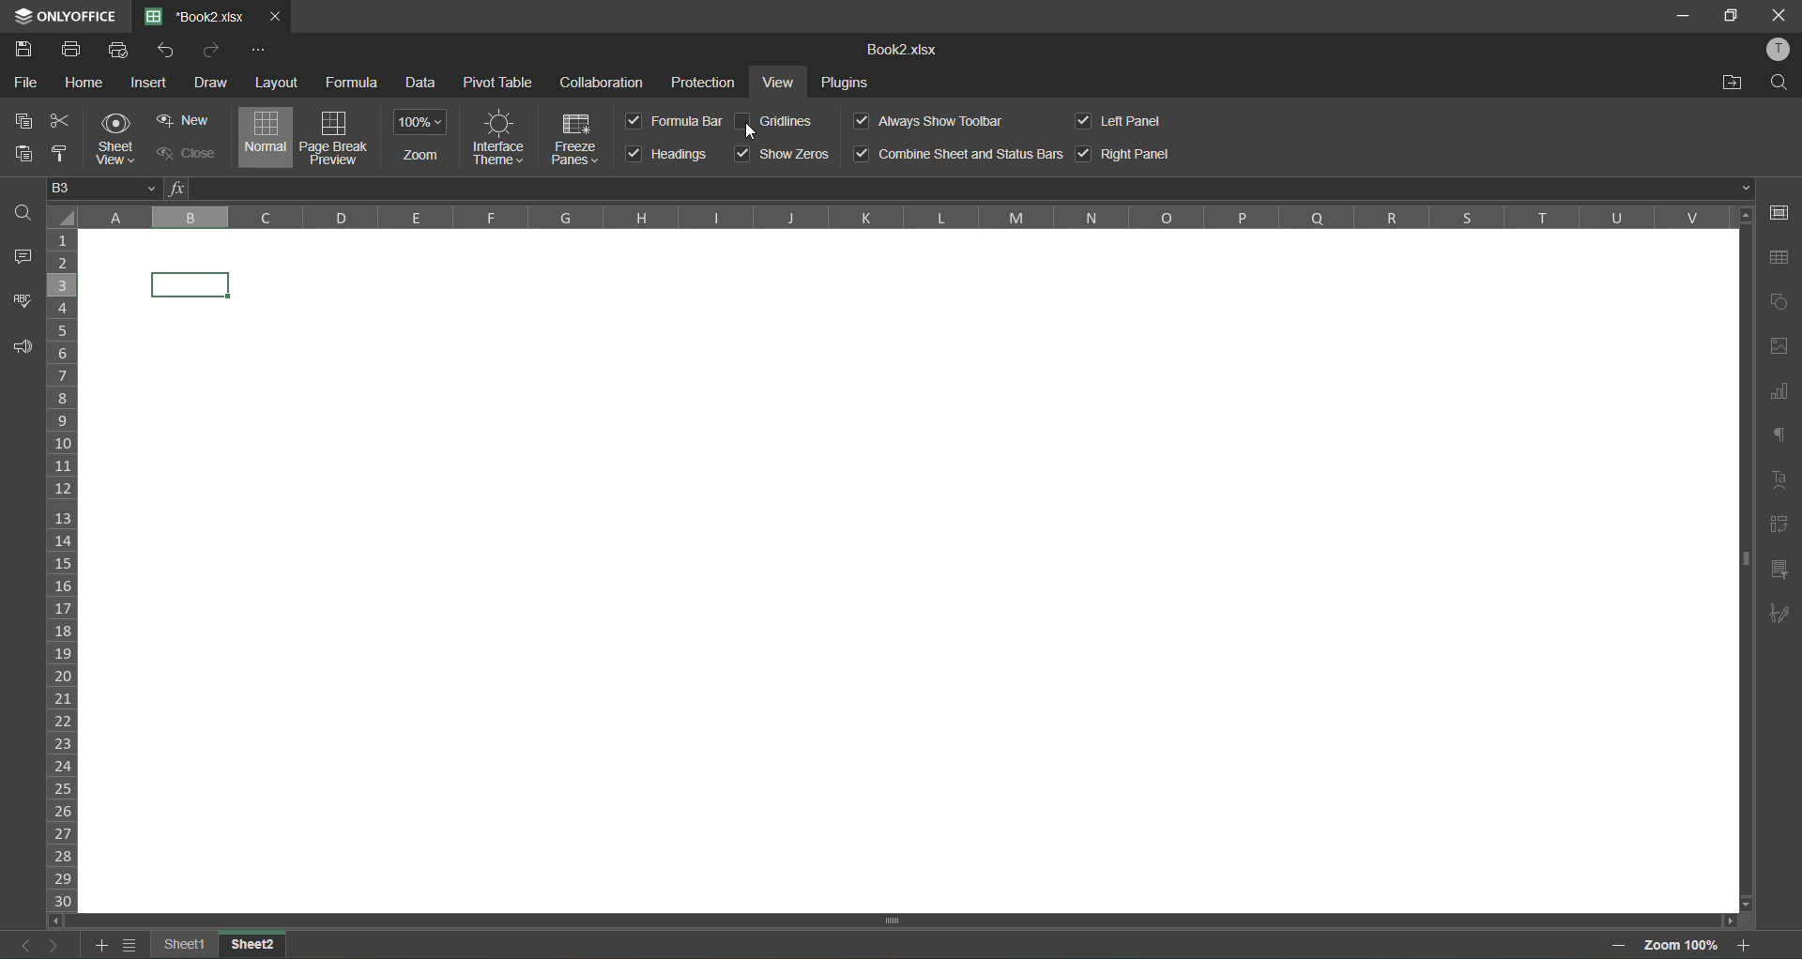 This screenshot has height=959, width=1802. Describe the element at coordinates (1745, 562) in the screenshot. I see `scrollbar` at that location.